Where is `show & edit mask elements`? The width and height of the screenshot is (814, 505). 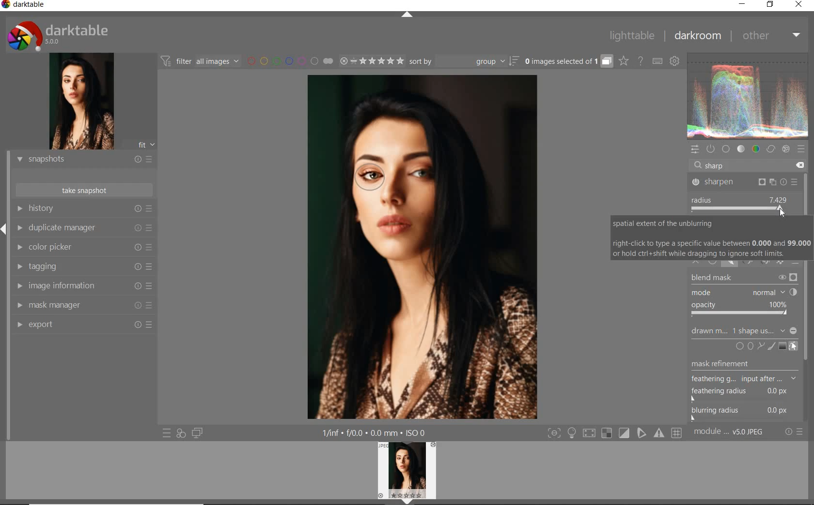 show & edit mask elements is located at coordinates (794, 346).